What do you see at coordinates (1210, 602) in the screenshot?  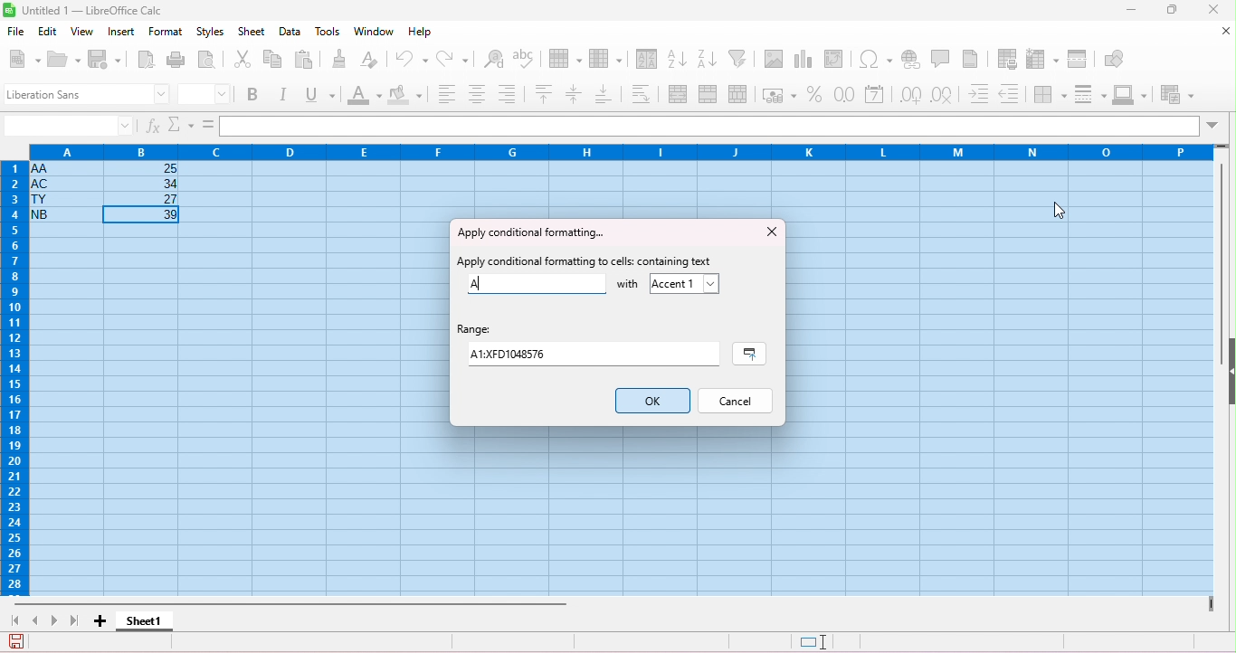 I see `drag to view next columns` at bounding box center [1210, 602].